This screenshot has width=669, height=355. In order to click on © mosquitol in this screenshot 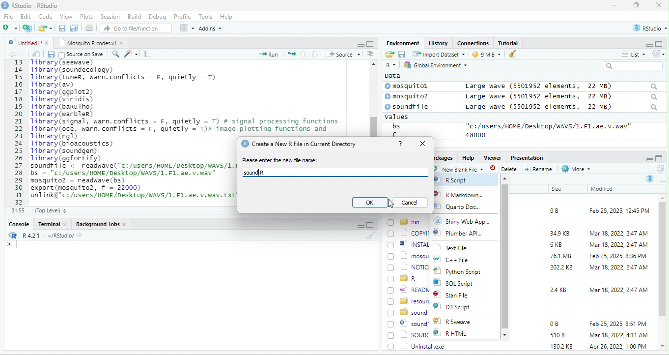, I will do `click(414, 86)`.